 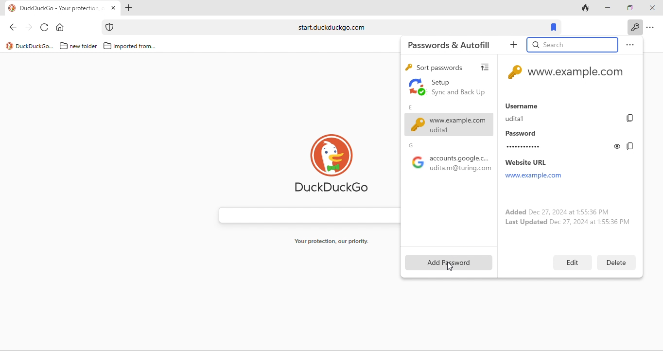 I want to click on search, so click(x=573, y=46).